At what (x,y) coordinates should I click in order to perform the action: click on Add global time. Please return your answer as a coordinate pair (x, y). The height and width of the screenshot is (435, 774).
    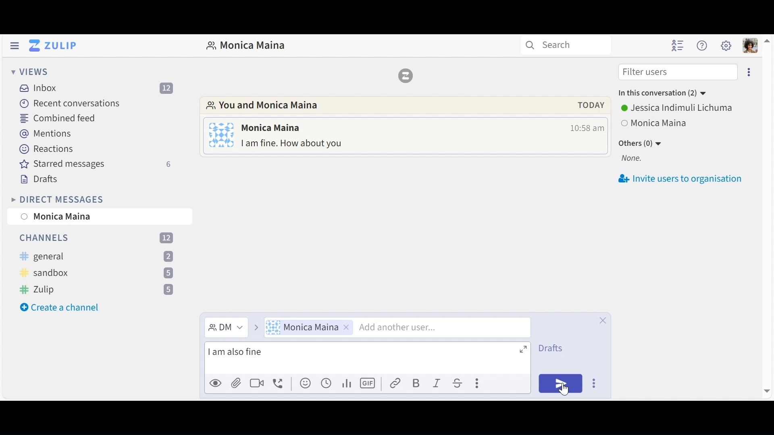
    Looking at the image, I should click on (327, 383).